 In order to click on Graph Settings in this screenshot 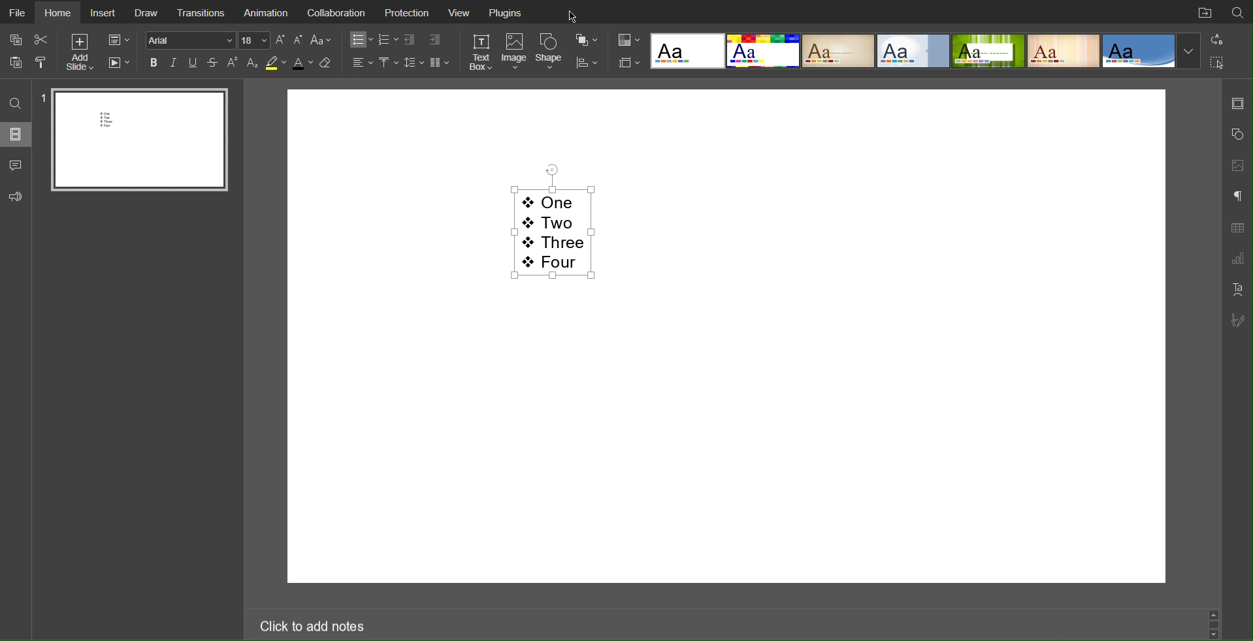, I will do `click(1236, 257)`.